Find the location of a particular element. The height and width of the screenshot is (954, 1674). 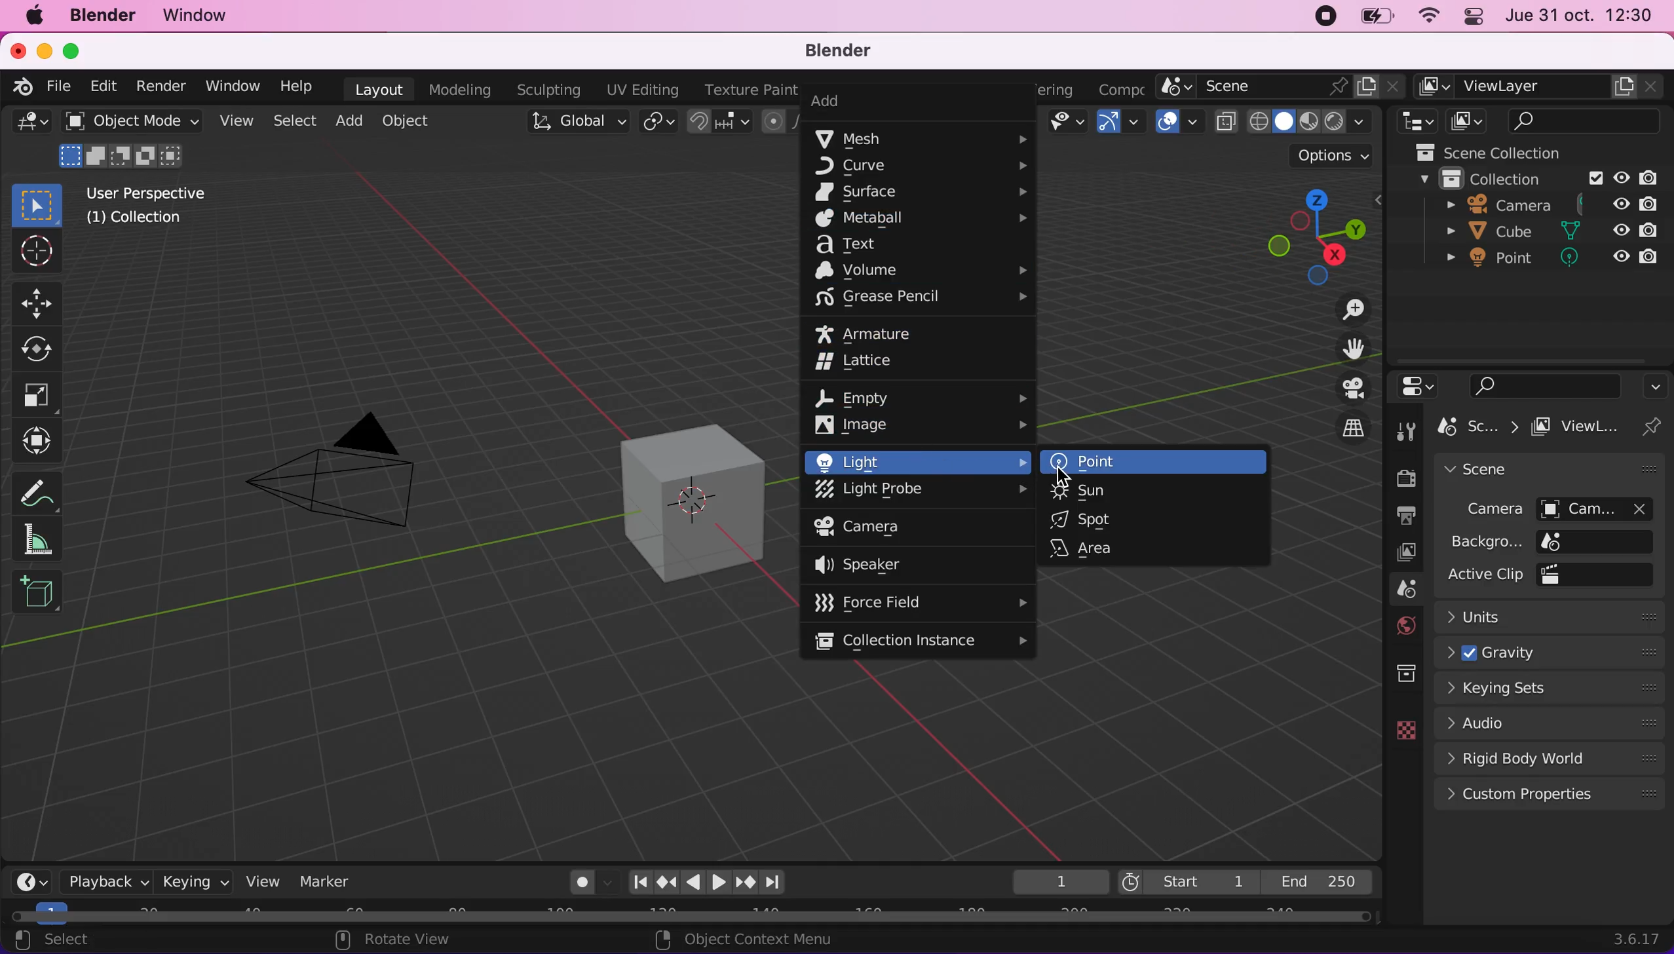

add is located at coordinates (916, 100).